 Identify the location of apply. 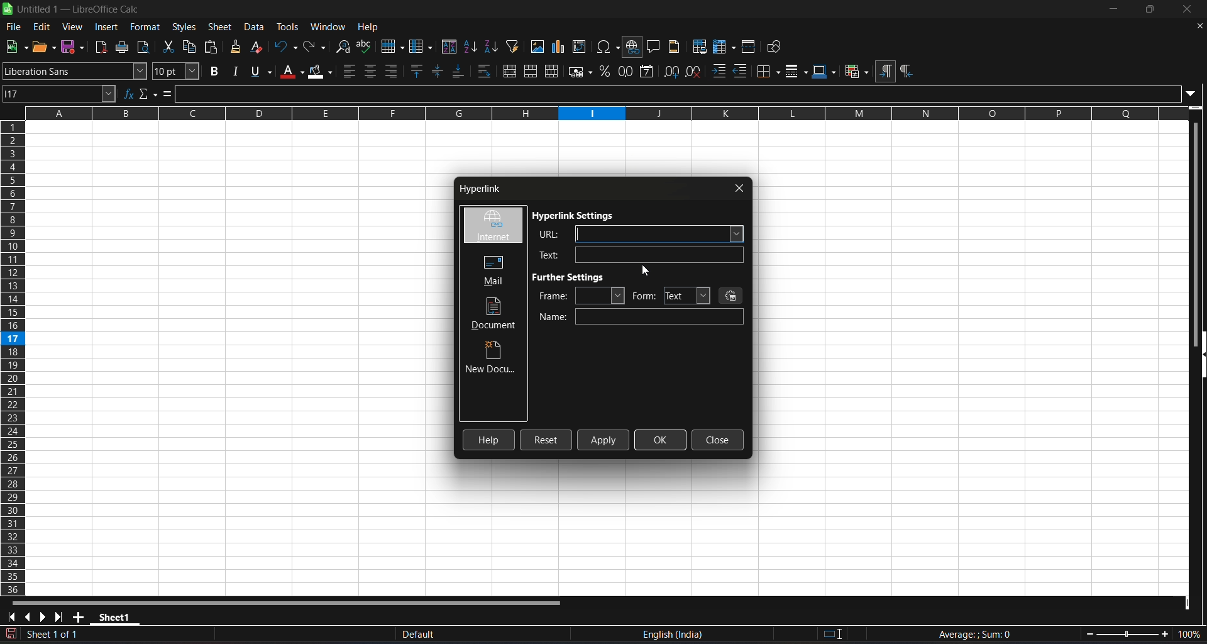
(604, 440).